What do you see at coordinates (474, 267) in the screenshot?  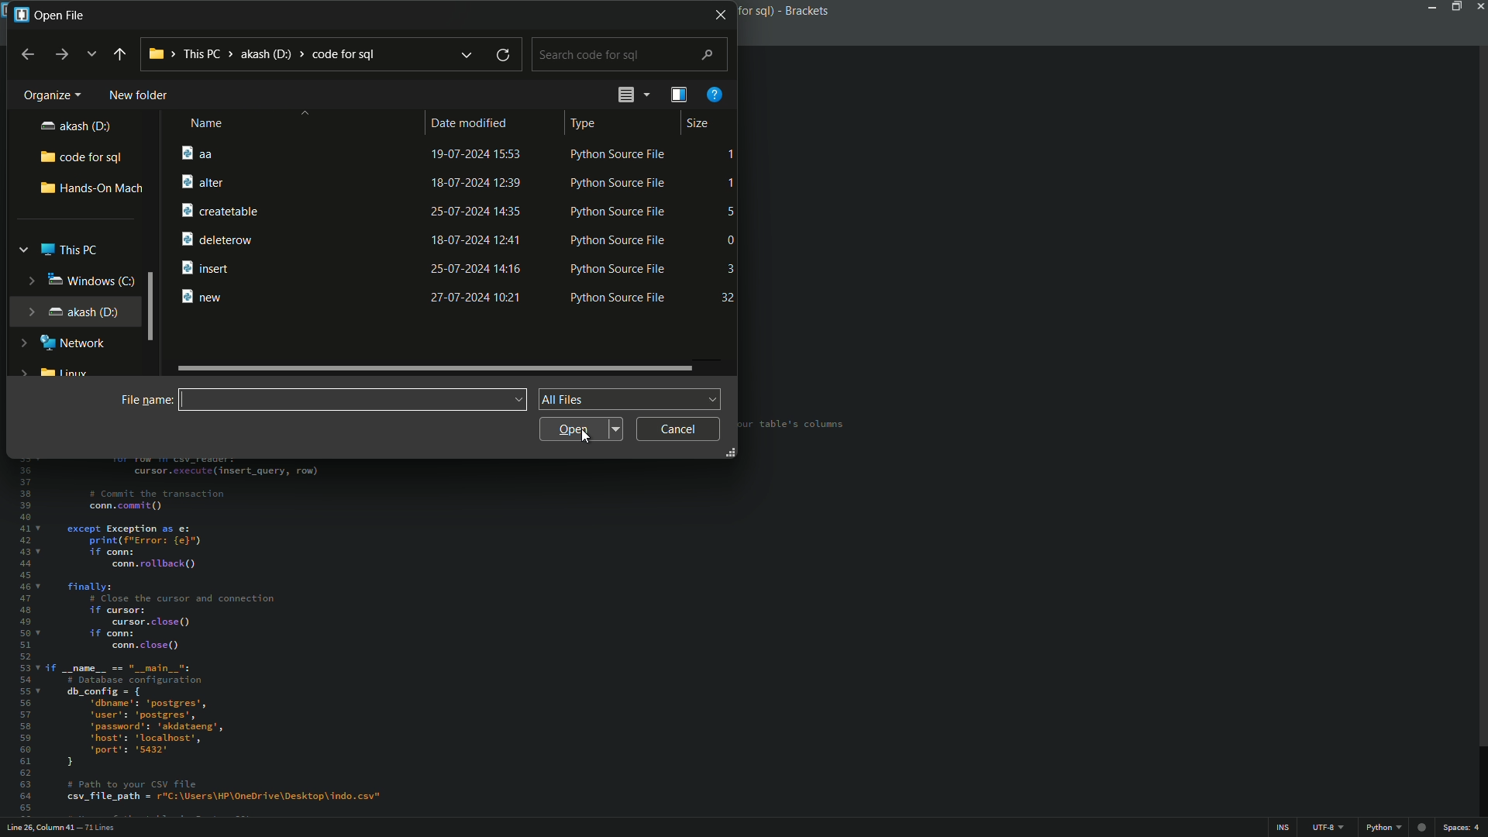 I see `25-07-2024 14:16` at bounding box center [474, 267].